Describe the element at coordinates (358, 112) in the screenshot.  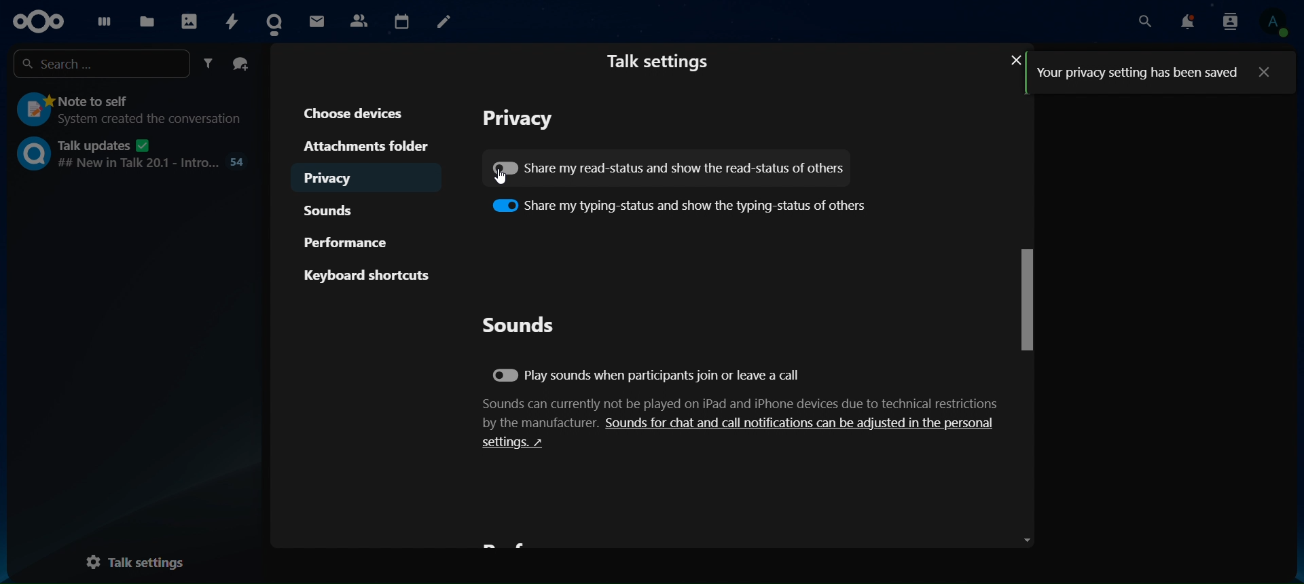
I see `choose devices` at that location.